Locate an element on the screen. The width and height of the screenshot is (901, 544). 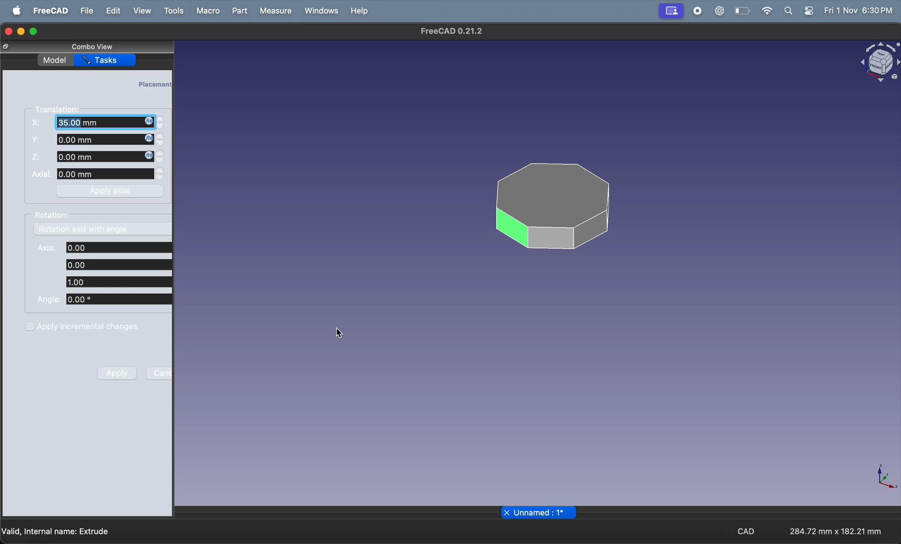
Y: 0.00 mm is located at coordinates (91, 140).